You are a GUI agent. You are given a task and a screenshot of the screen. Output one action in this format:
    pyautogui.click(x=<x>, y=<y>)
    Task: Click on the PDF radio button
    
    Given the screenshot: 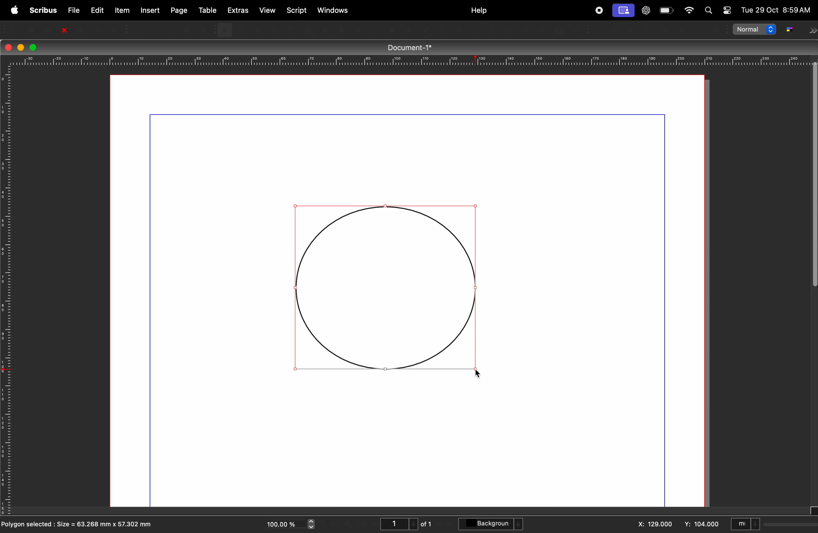 What is the action you would take?
    pyautogui.click(x=633, y=30)
    